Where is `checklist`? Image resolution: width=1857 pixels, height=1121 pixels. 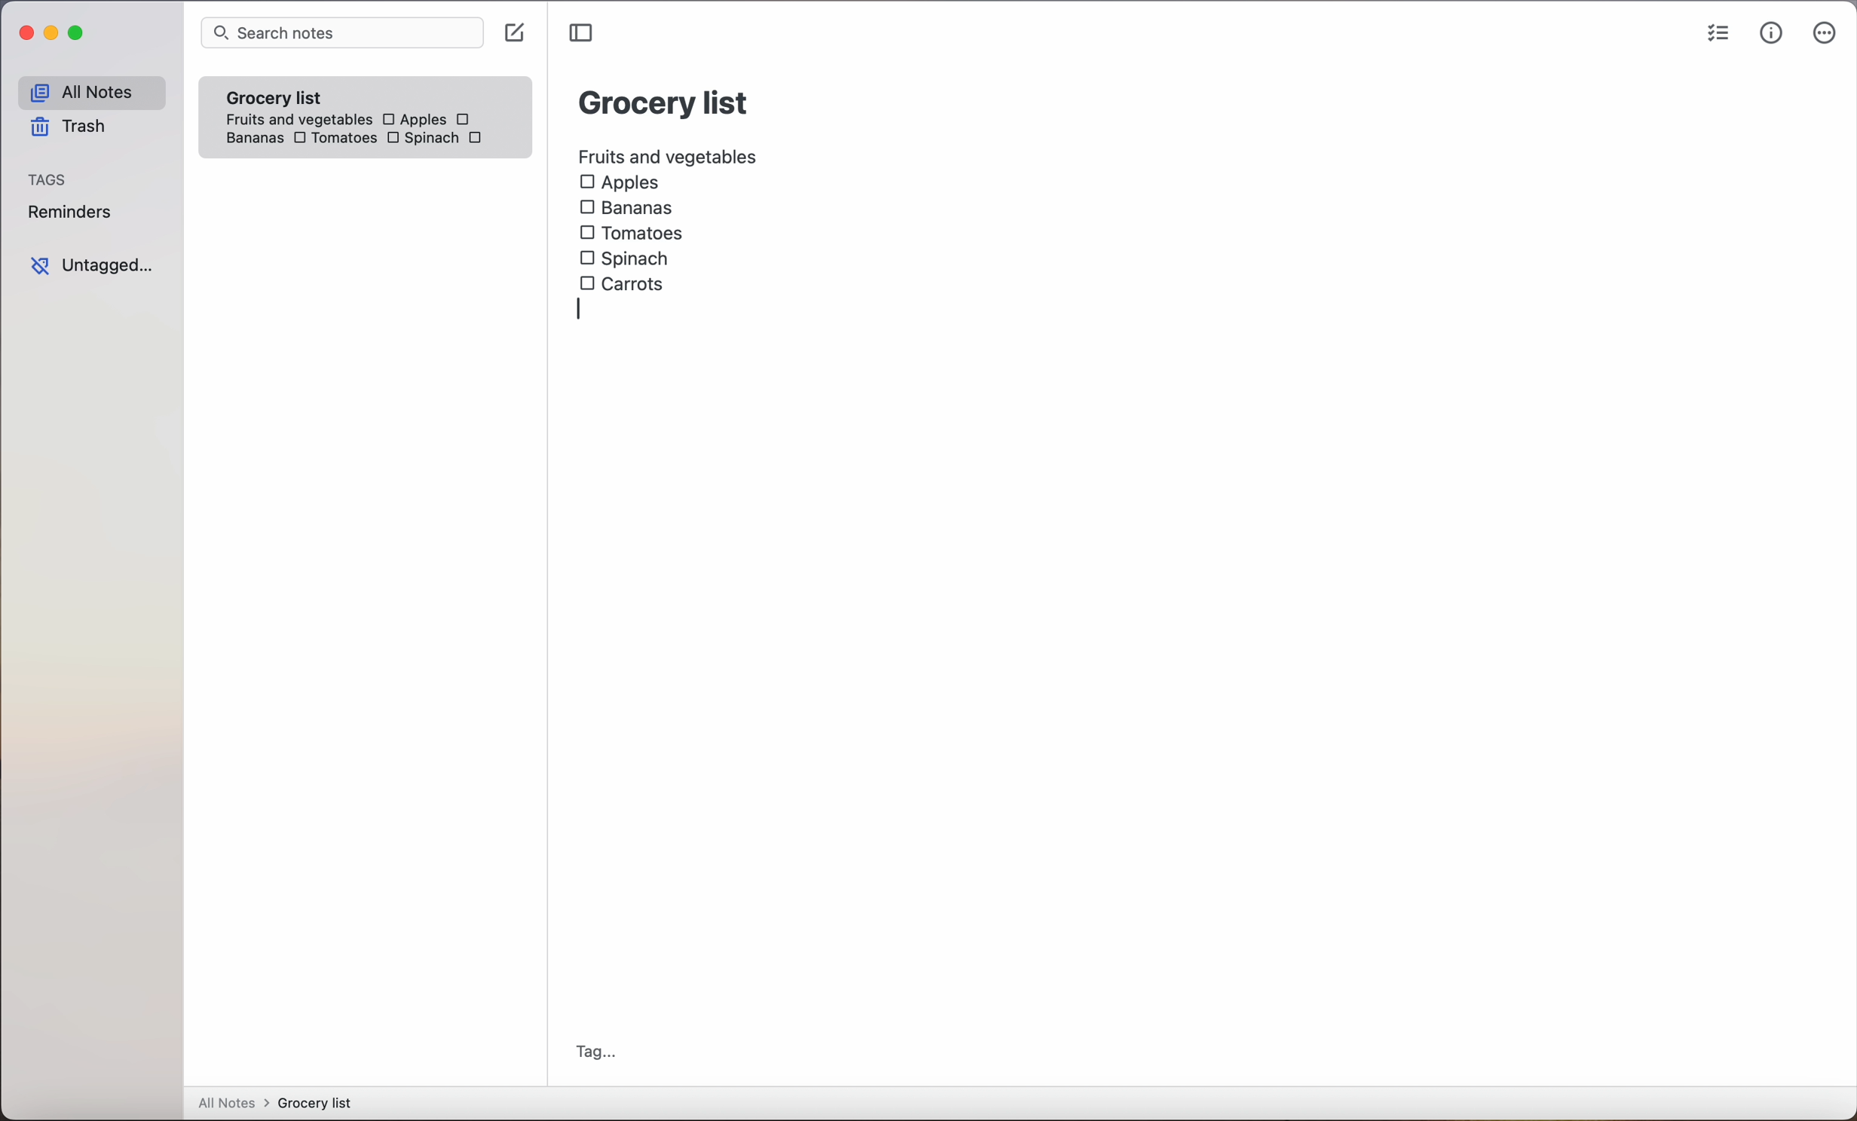
checklist is located at coordinates (1715, 35).